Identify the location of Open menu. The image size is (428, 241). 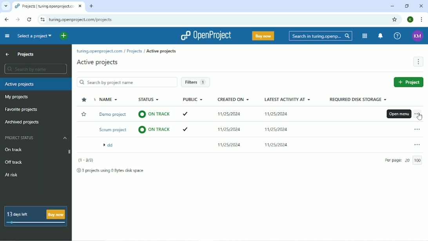
(418, 145).